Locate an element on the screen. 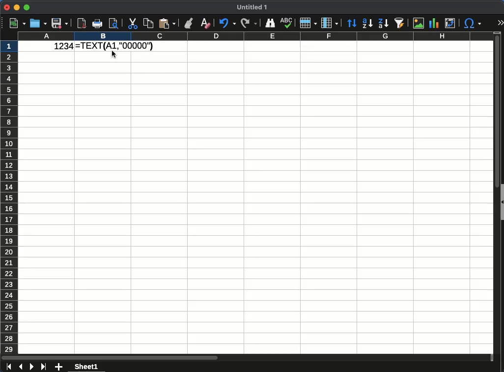 The image size is (504, 372). scroll is located at coordinates (496, 192).